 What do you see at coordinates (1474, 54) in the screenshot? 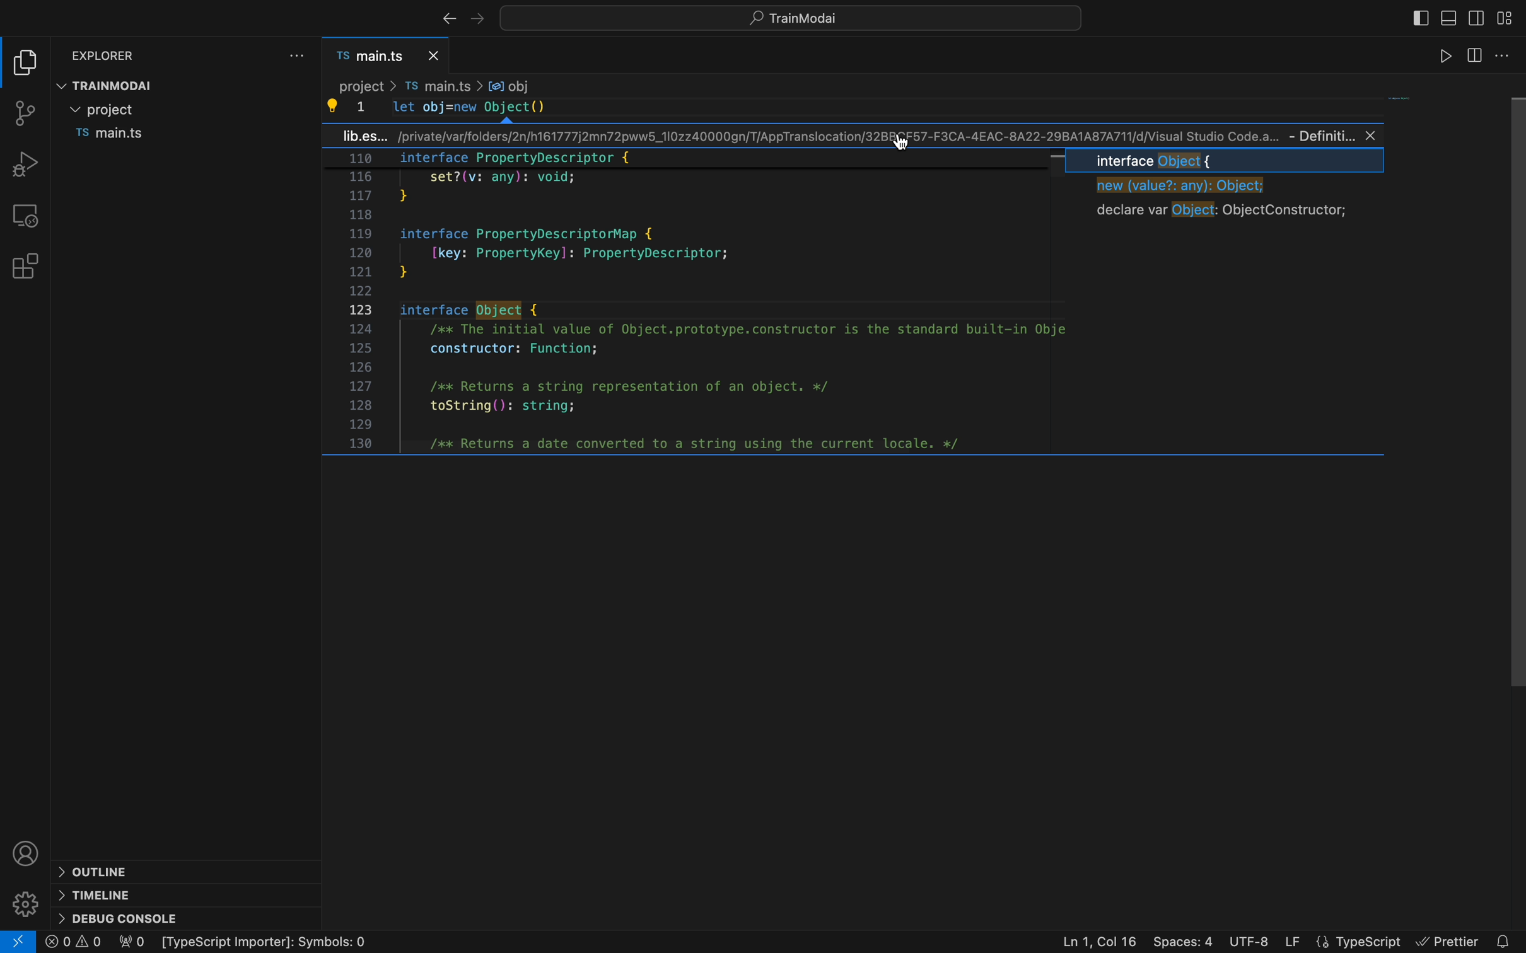
I see `srtting` at bounding box center [1474, 54].